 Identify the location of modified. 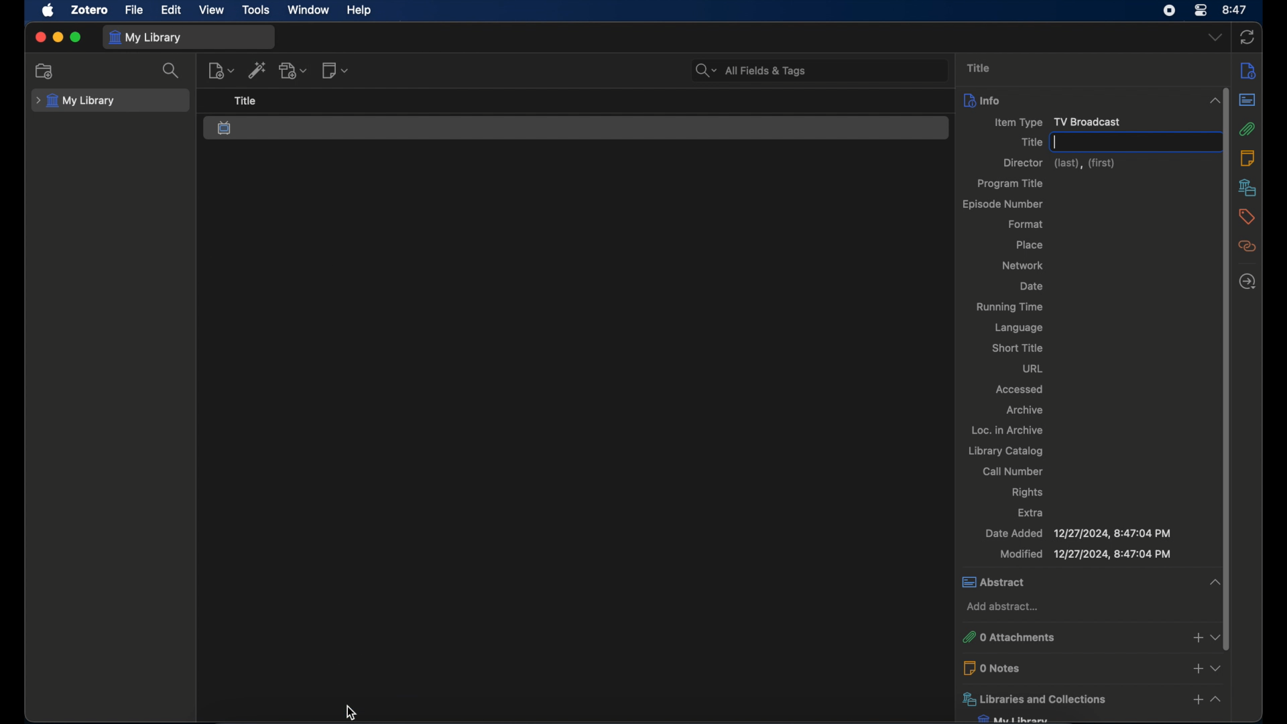
(1086, 554).